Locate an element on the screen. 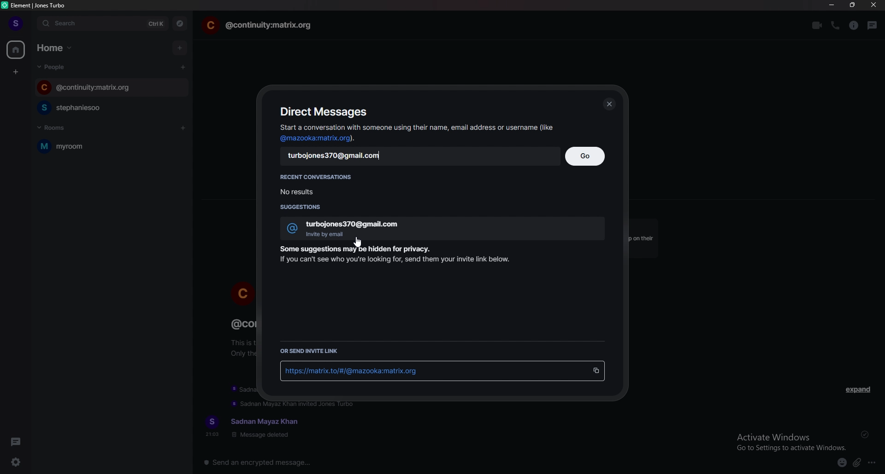  suggestion is located at coordinates (446, 227).